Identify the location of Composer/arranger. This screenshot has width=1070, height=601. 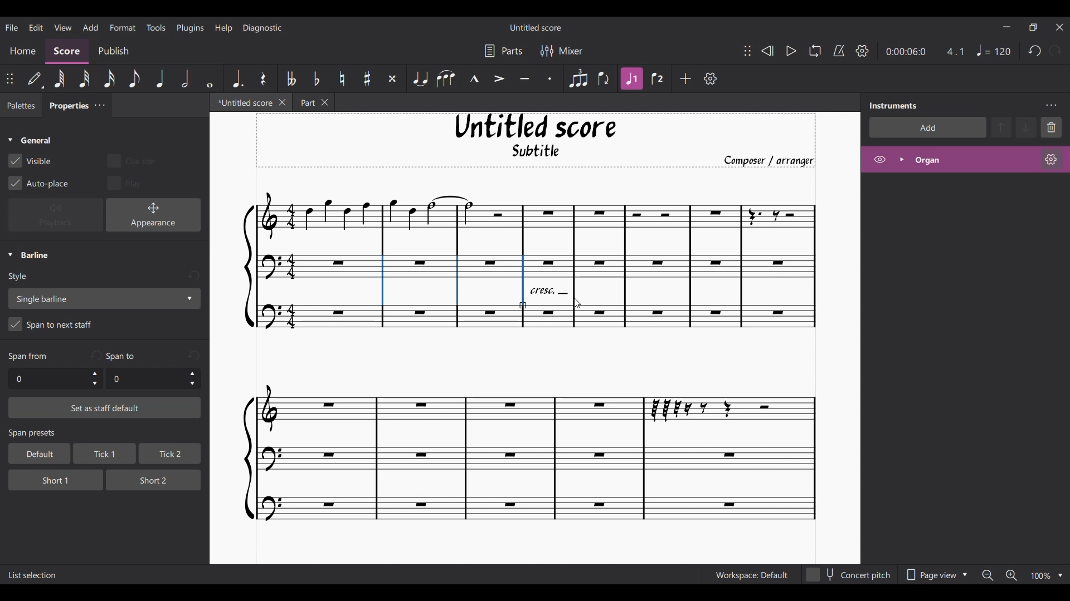
(774, 161).